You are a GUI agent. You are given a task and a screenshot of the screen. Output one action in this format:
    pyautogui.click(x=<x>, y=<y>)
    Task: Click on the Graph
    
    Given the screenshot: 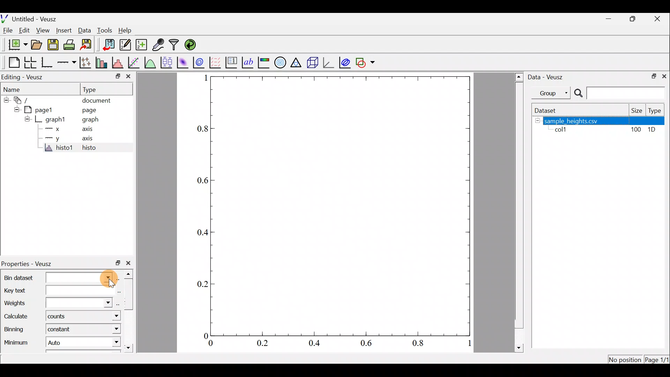 What is the action you would take?
    pyautogui.click(x=342, y=206)
    